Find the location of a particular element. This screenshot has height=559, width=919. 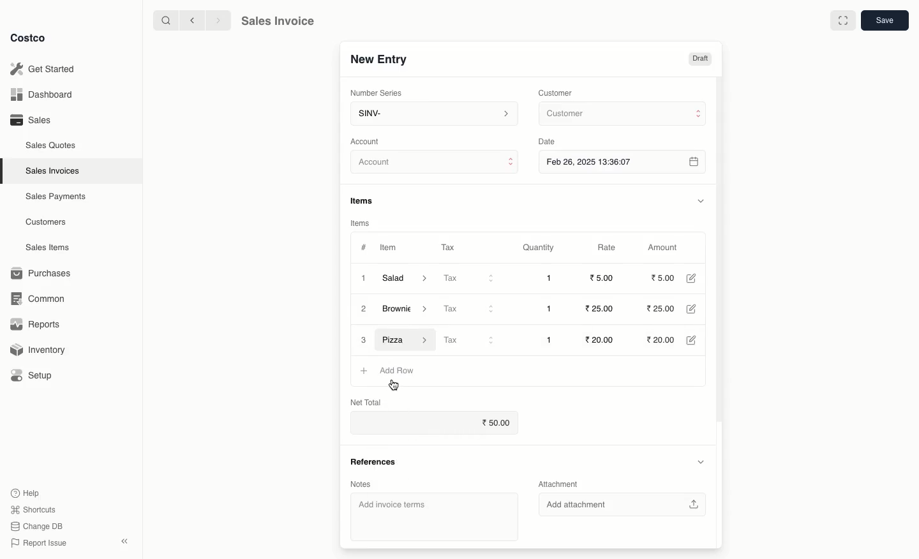

Add Row is located at coordinates (401, 370).